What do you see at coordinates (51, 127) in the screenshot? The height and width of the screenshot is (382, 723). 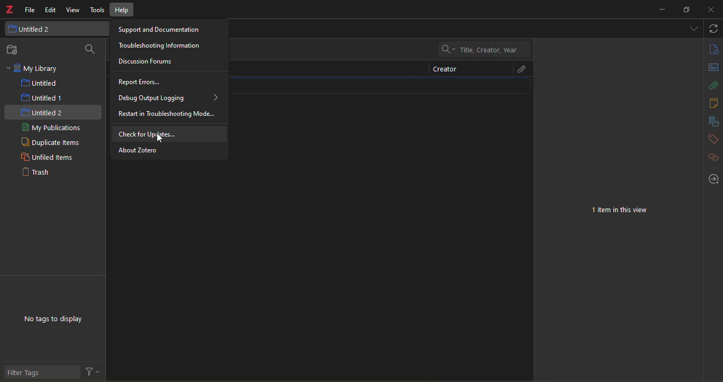 I see `my publications` at bounding box center [51, 127].